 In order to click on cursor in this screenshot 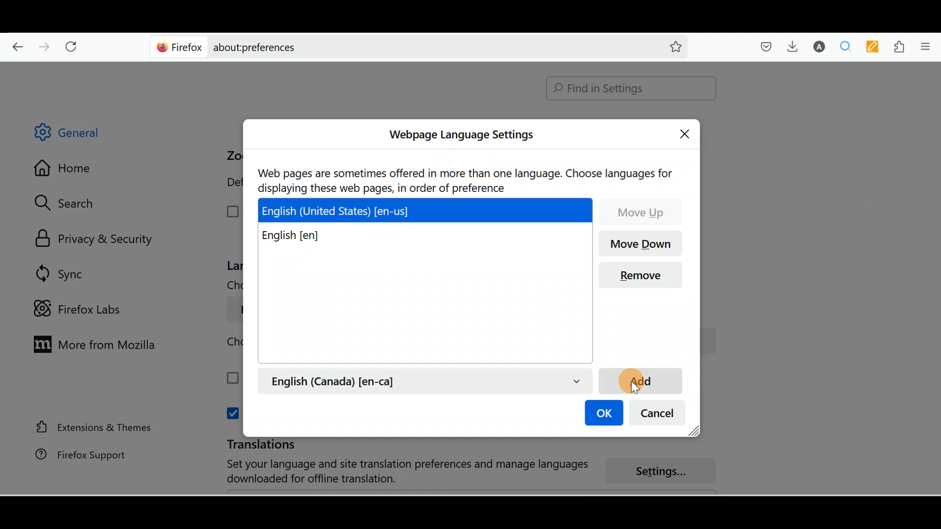, I will do `click(642, 384)`.